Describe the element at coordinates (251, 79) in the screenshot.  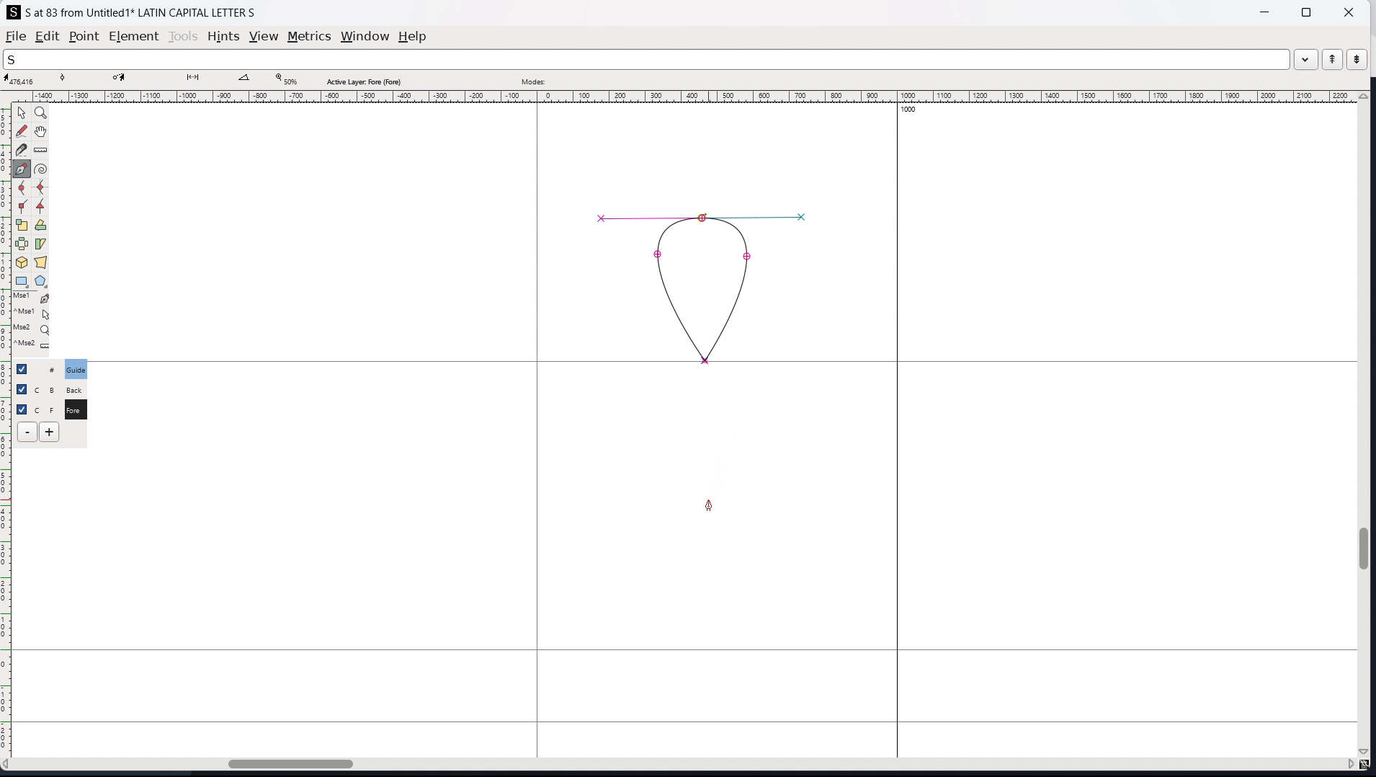
I see `angle between points` at that location.